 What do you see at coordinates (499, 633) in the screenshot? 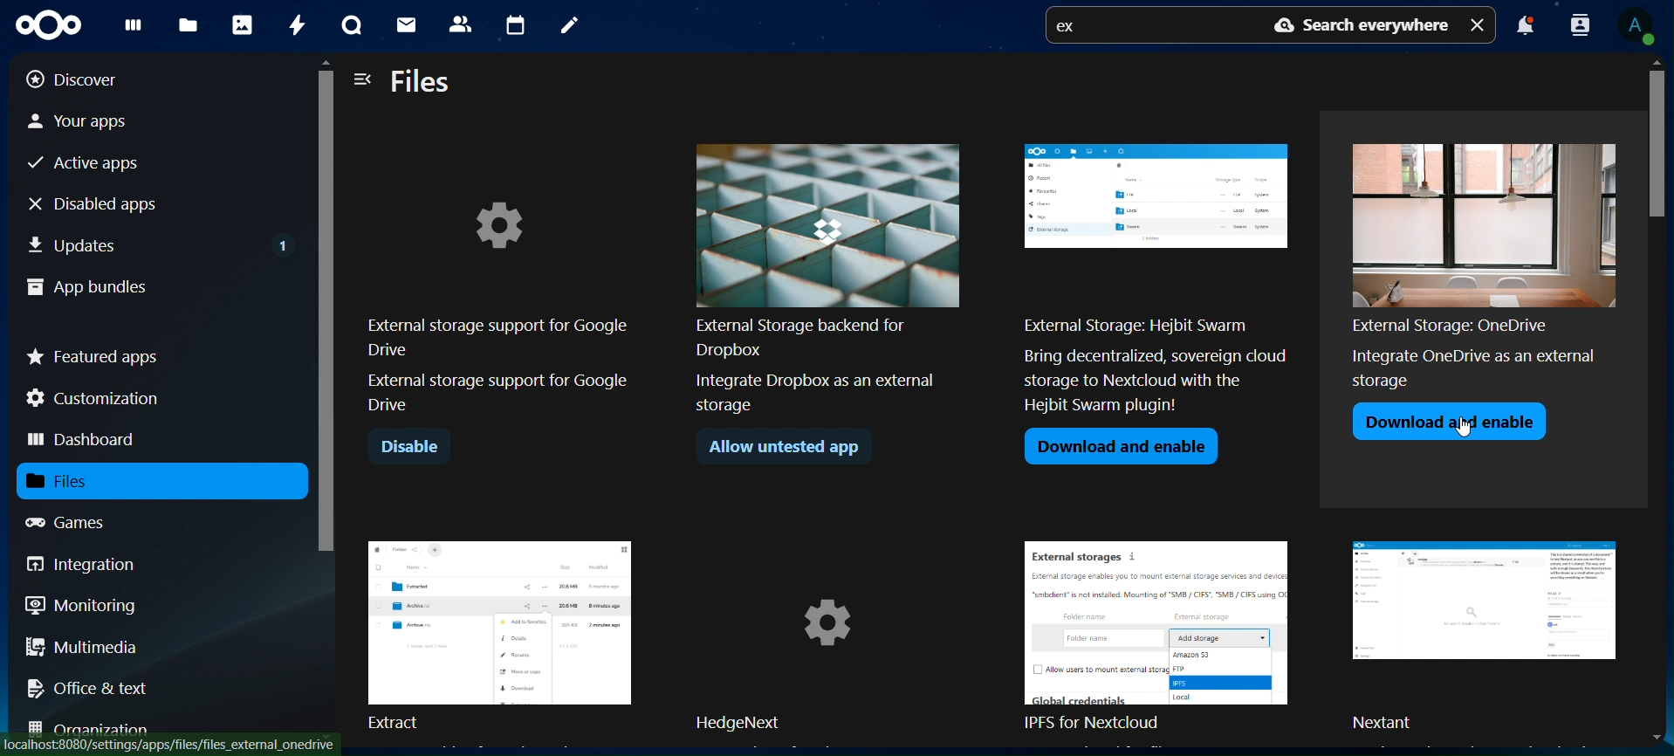
I see `extract` at bounding box center [499, 633].